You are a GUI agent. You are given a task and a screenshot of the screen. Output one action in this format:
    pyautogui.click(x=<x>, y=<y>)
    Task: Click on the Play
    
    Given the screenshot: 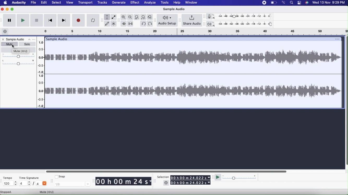 What is the action you would take?
    pyautogui.click(x=218, y=177)
    